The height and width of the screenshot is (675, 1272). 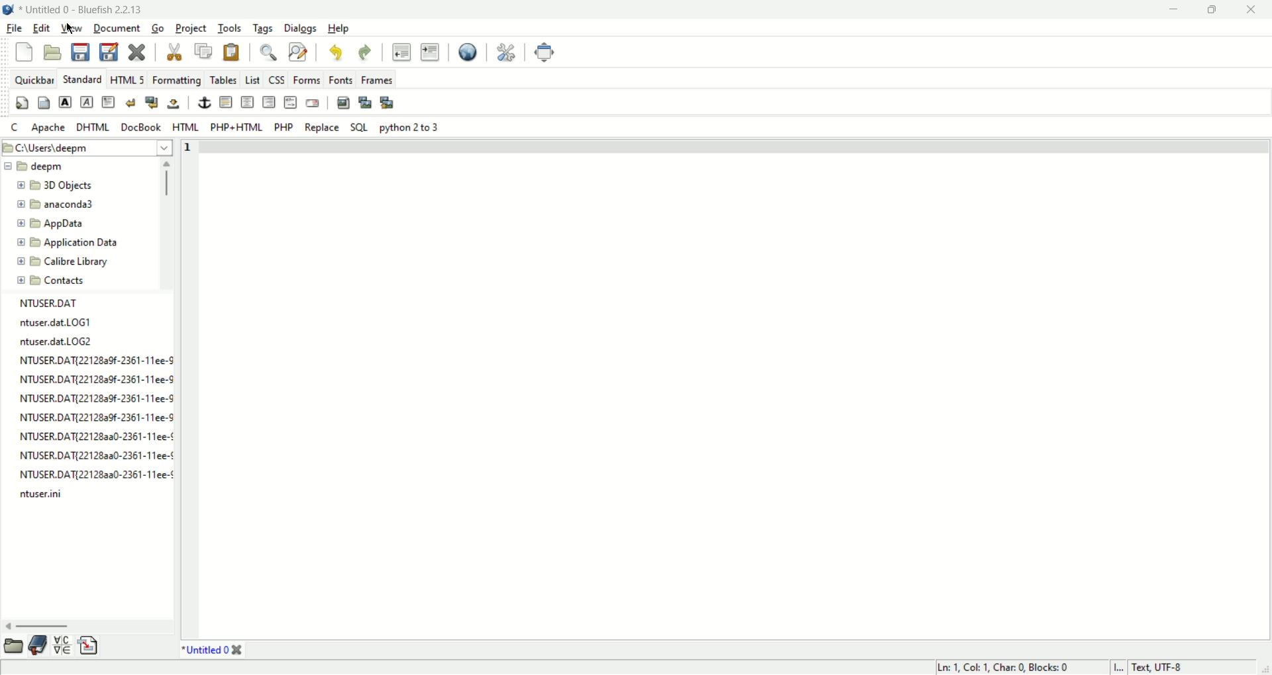 What do you see at coordinates (60, 324) in the screenshot?
I see `ntuser.dat.LOG1` at bounding box center [60, 324].